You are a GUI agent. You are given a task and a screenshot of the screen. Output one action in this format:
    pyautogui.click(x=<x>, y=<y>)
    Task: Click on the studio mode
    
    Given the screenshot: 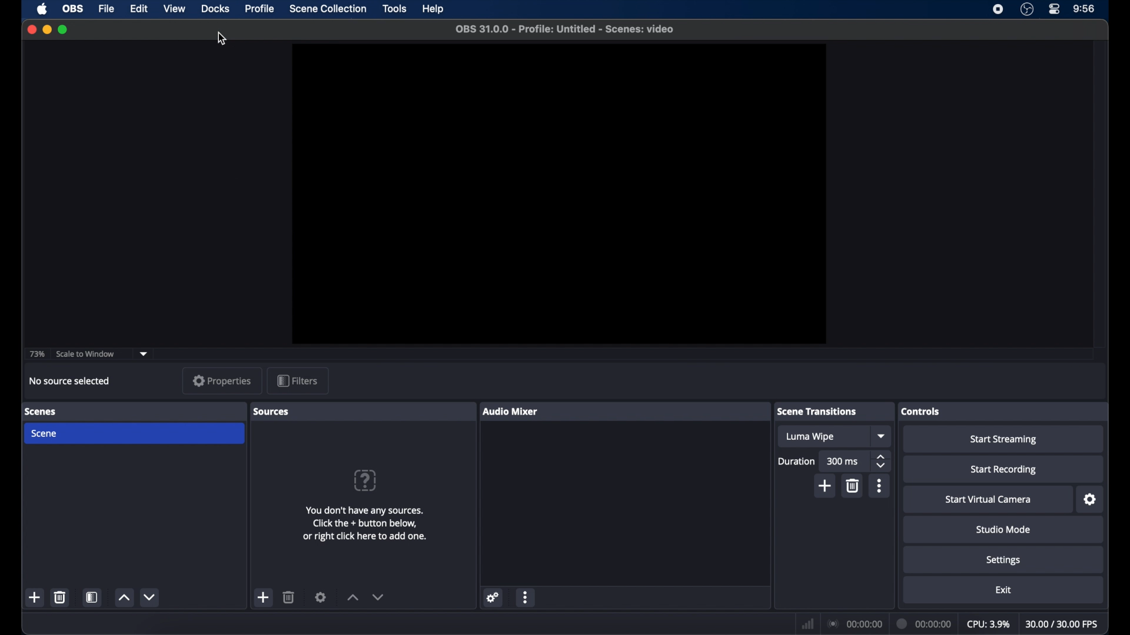 What is the action you would take?
    pyautogui.click(x=1003, y=529)
    